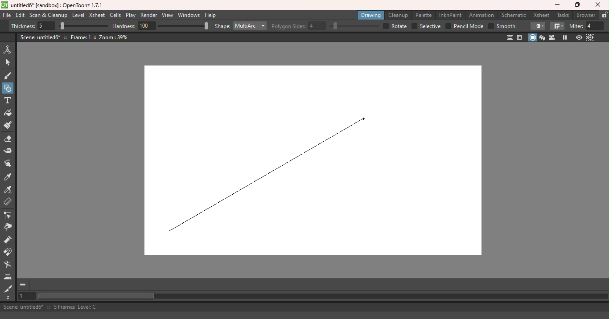 Image resolution: width=609 pixels, height=319 pixels. Describe the element at coordinates (587, 26) in the screenshot. I see `Miter` at that location.